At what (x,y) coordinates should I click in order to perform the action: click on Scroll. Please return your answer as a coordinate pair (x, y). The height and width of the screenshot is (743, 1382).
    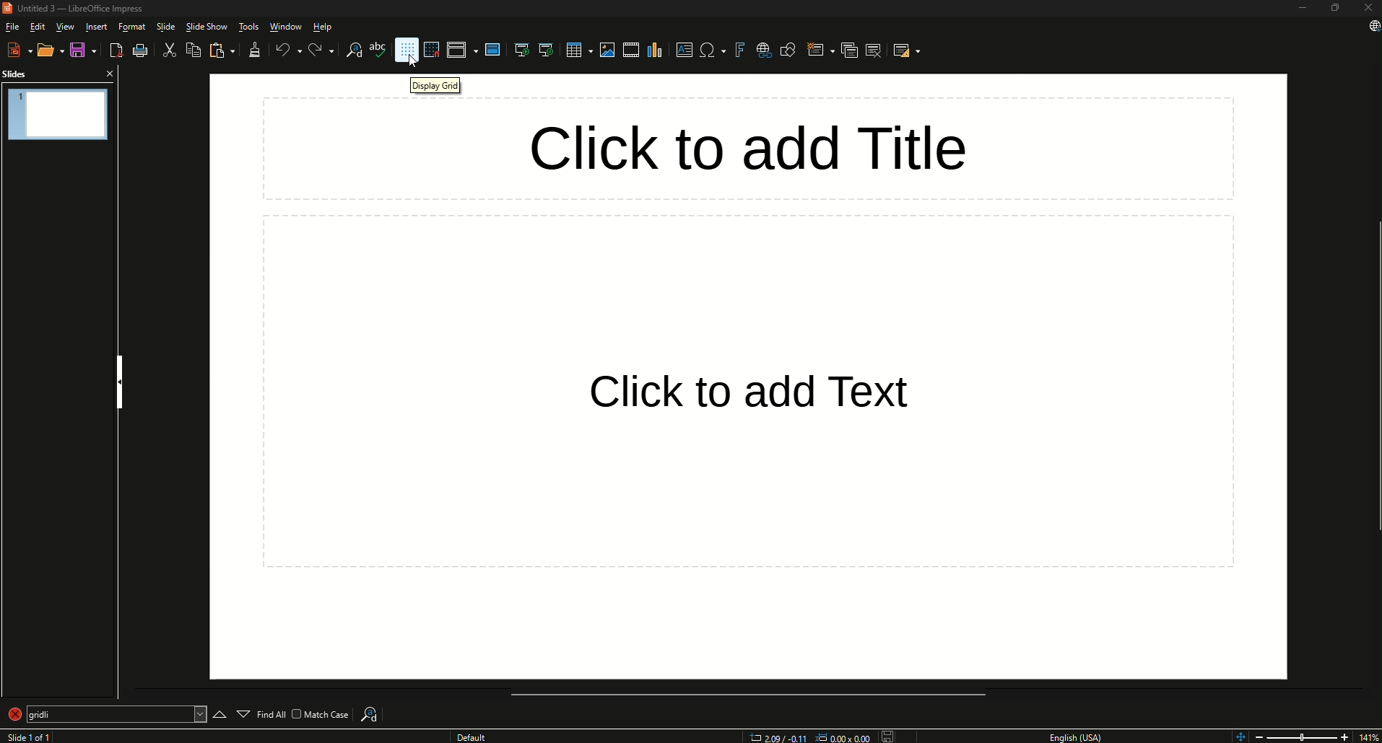
    Looking at the image, I should click on (1373, 377).